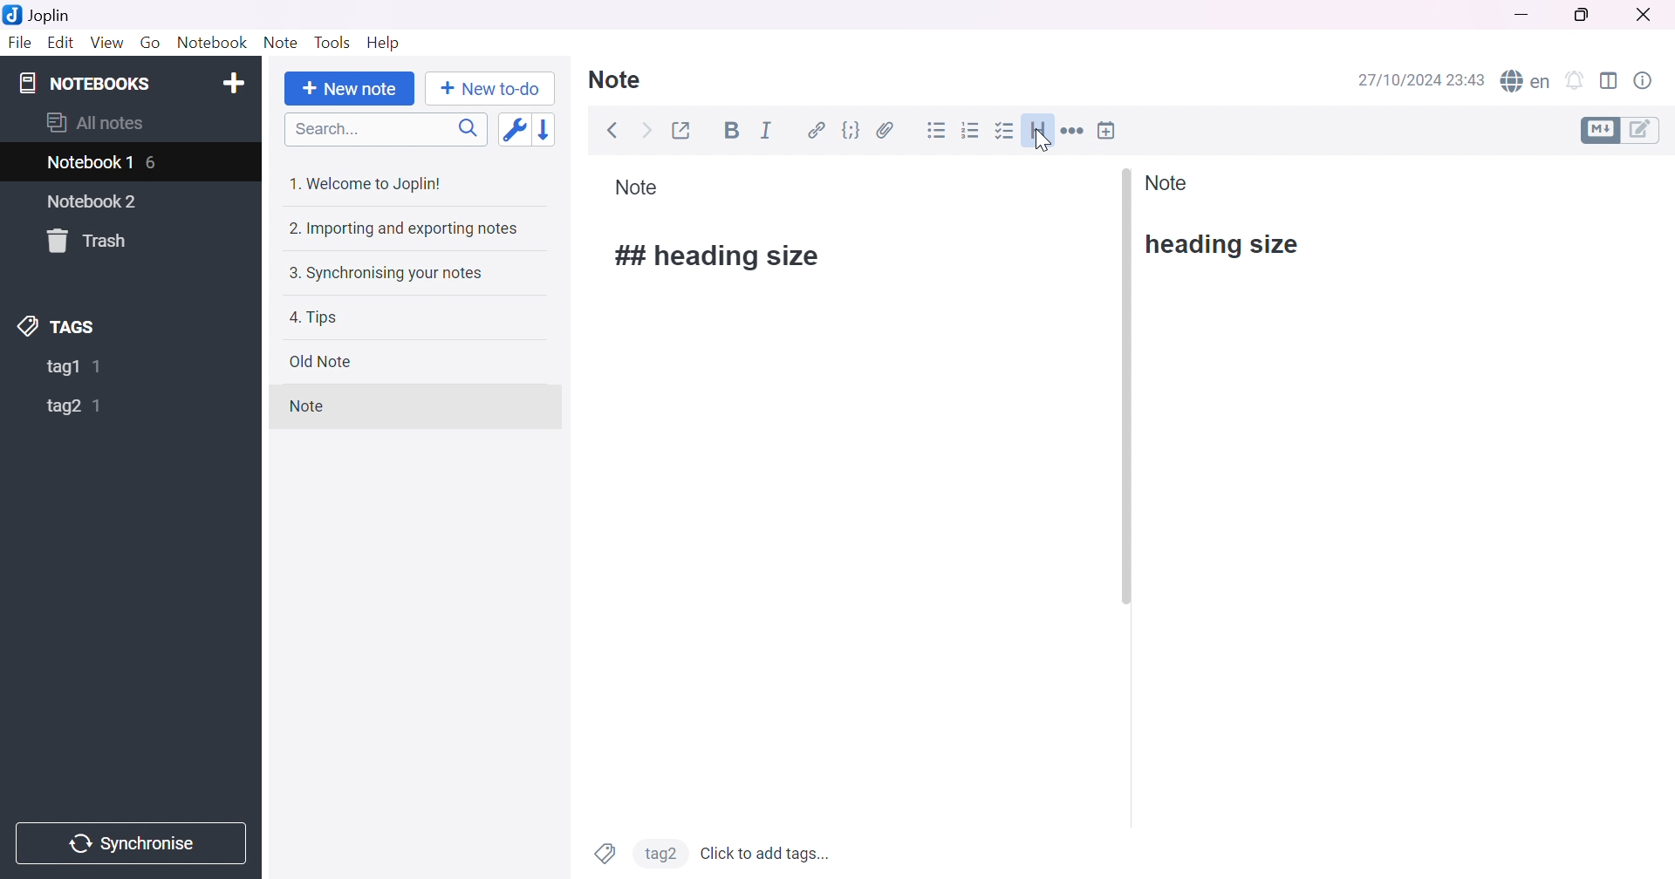 The width and height of the screenshot is (1675, 879). What do you see at coordinates (57, 327) in the screenshot?
I see `TAGS` at bounding box center [57, 327].